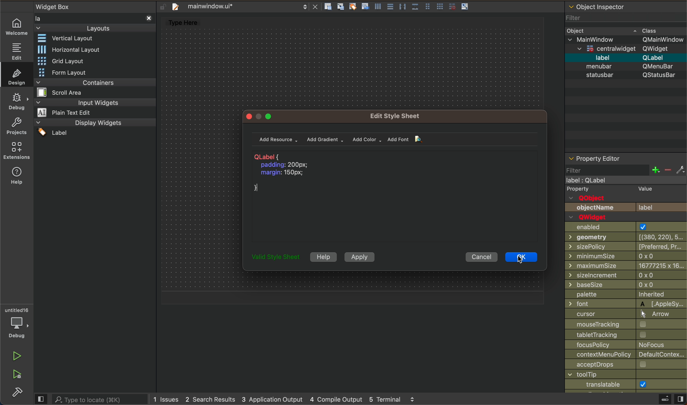 Image resolution: width=687 pixels, height=405 pixels. What do you see at coordinates (626, 335) in the screenshot?
I see `tablet` at bounding box center [626, 335].